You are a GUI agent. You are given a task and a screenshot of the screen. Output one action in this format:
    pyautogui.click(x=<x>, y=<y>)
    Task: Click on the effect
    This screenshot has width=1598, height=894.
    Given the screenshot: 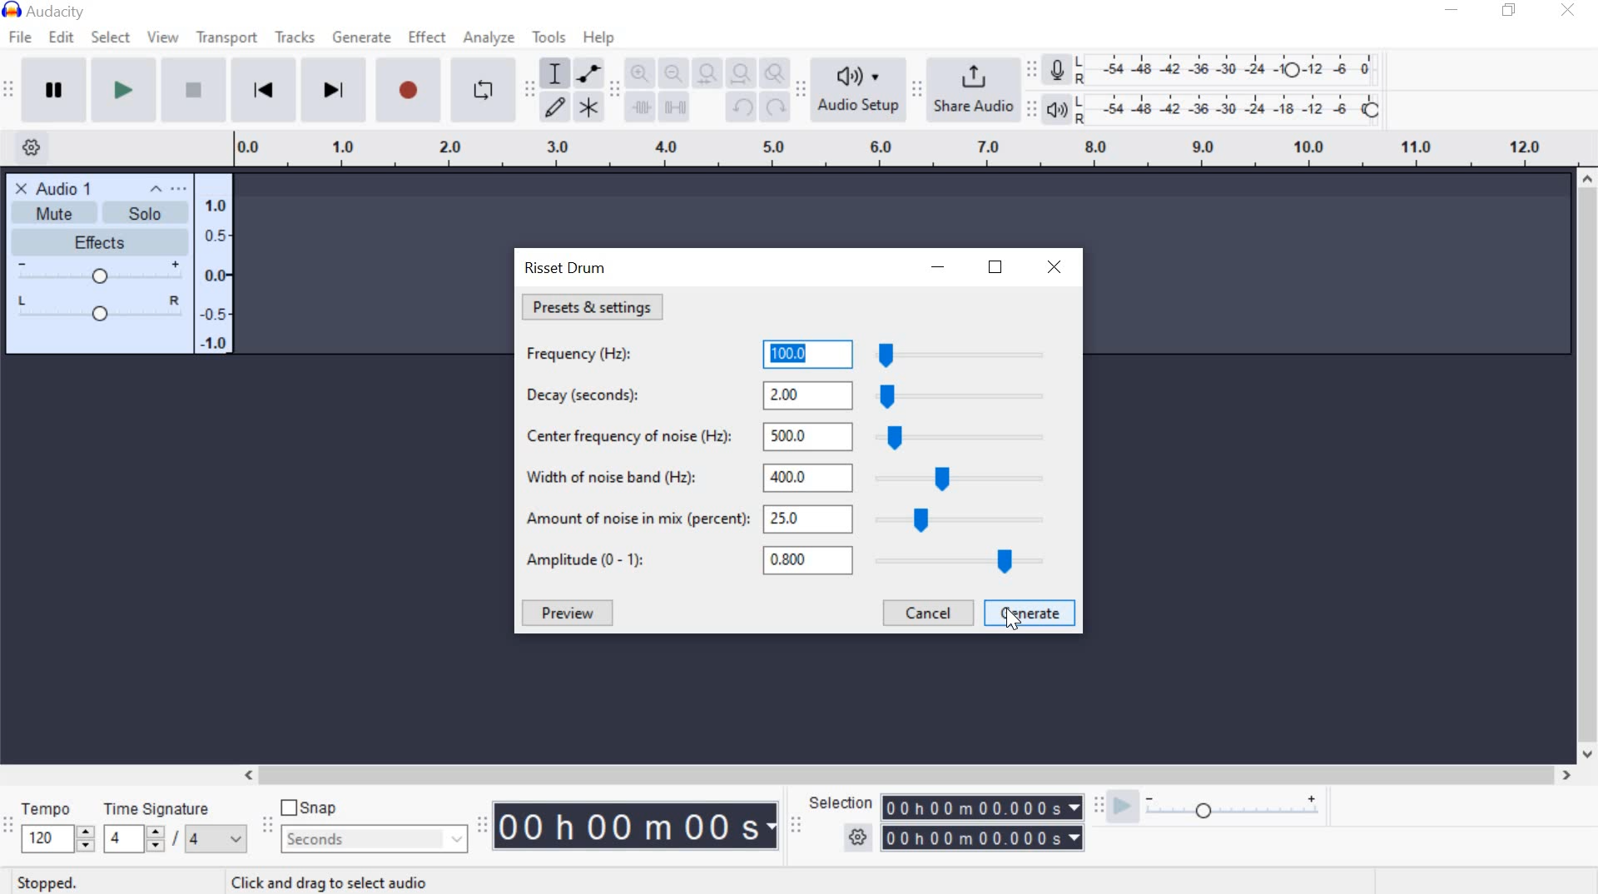 What is the action you would take?
    pyautogui.click(x=428, y=38)
    